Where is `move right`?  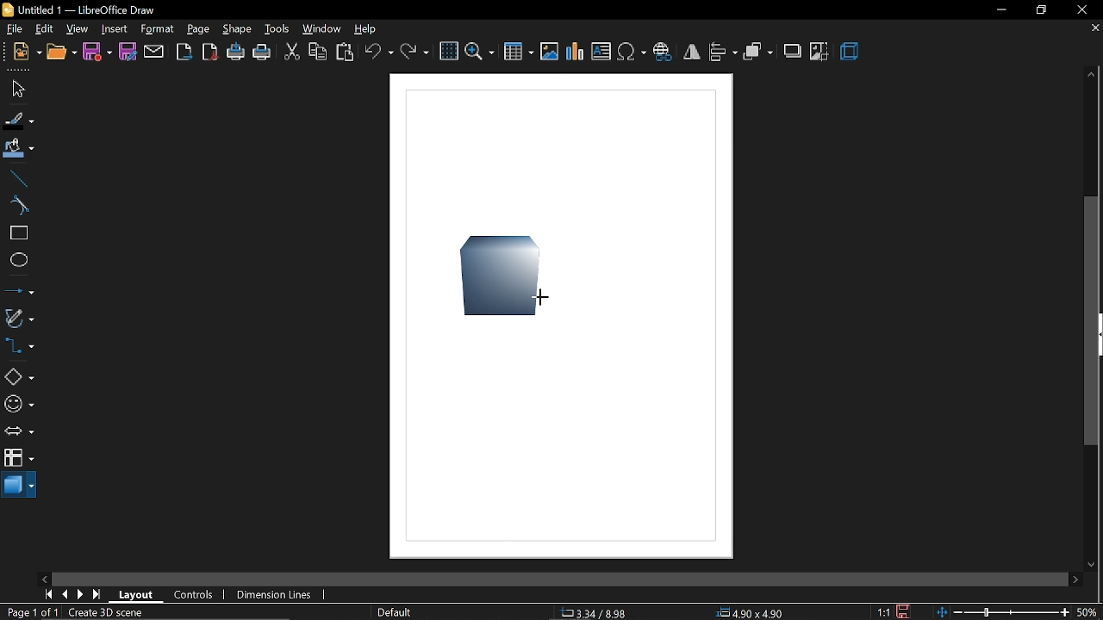 move right is located at coordinates (1078, 581).